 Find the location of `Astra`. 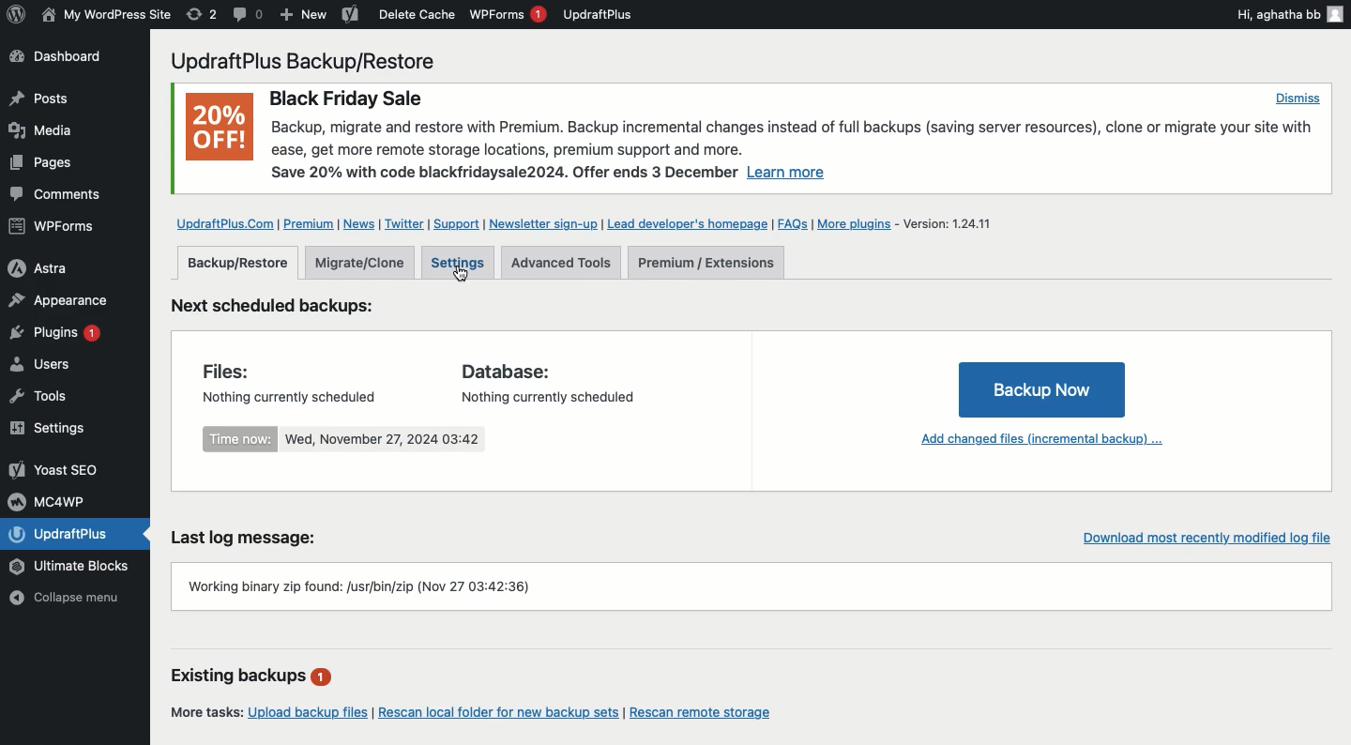

Astra is located at coordinates (53, 266).